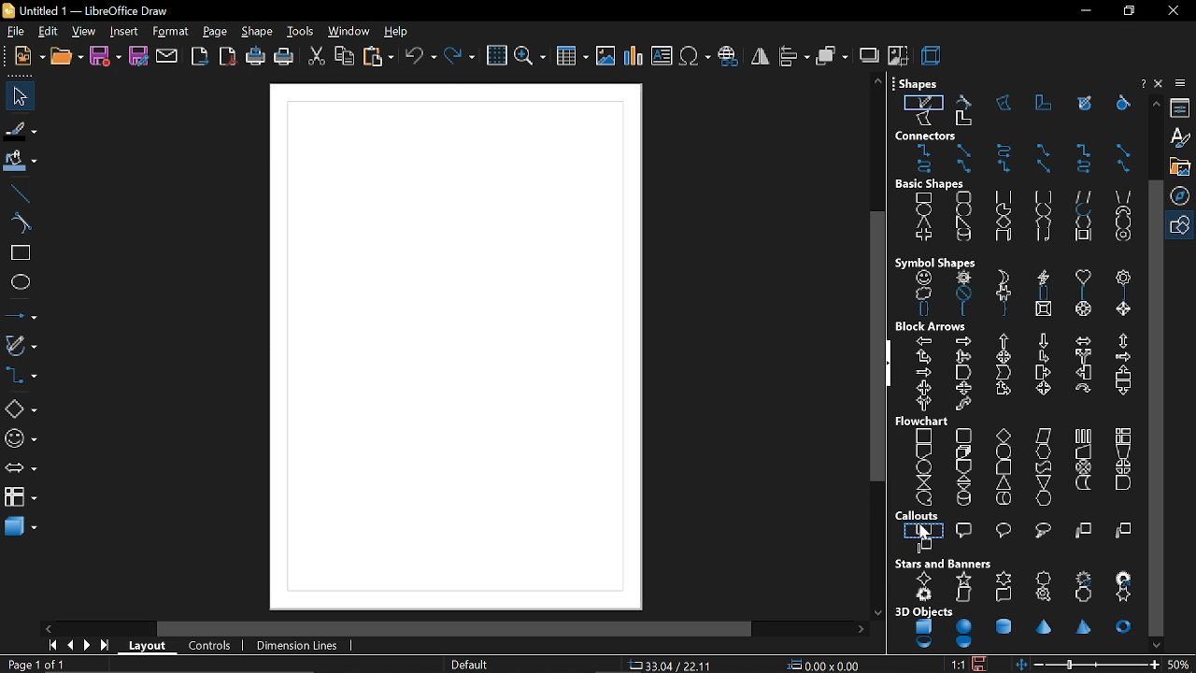 This screenshot has width=1196, height=673. I want to click on striped right arrow, so click(1123, 357).